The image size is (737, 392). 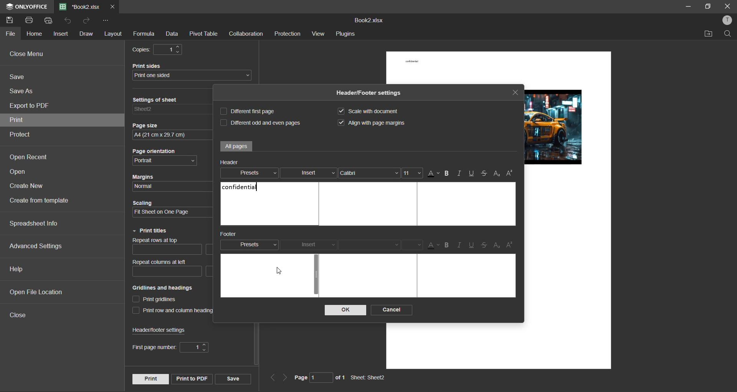 What do you see at coordinates (448, 173) in the screenshot?
I see `bold` at bounding box center [448, 173].